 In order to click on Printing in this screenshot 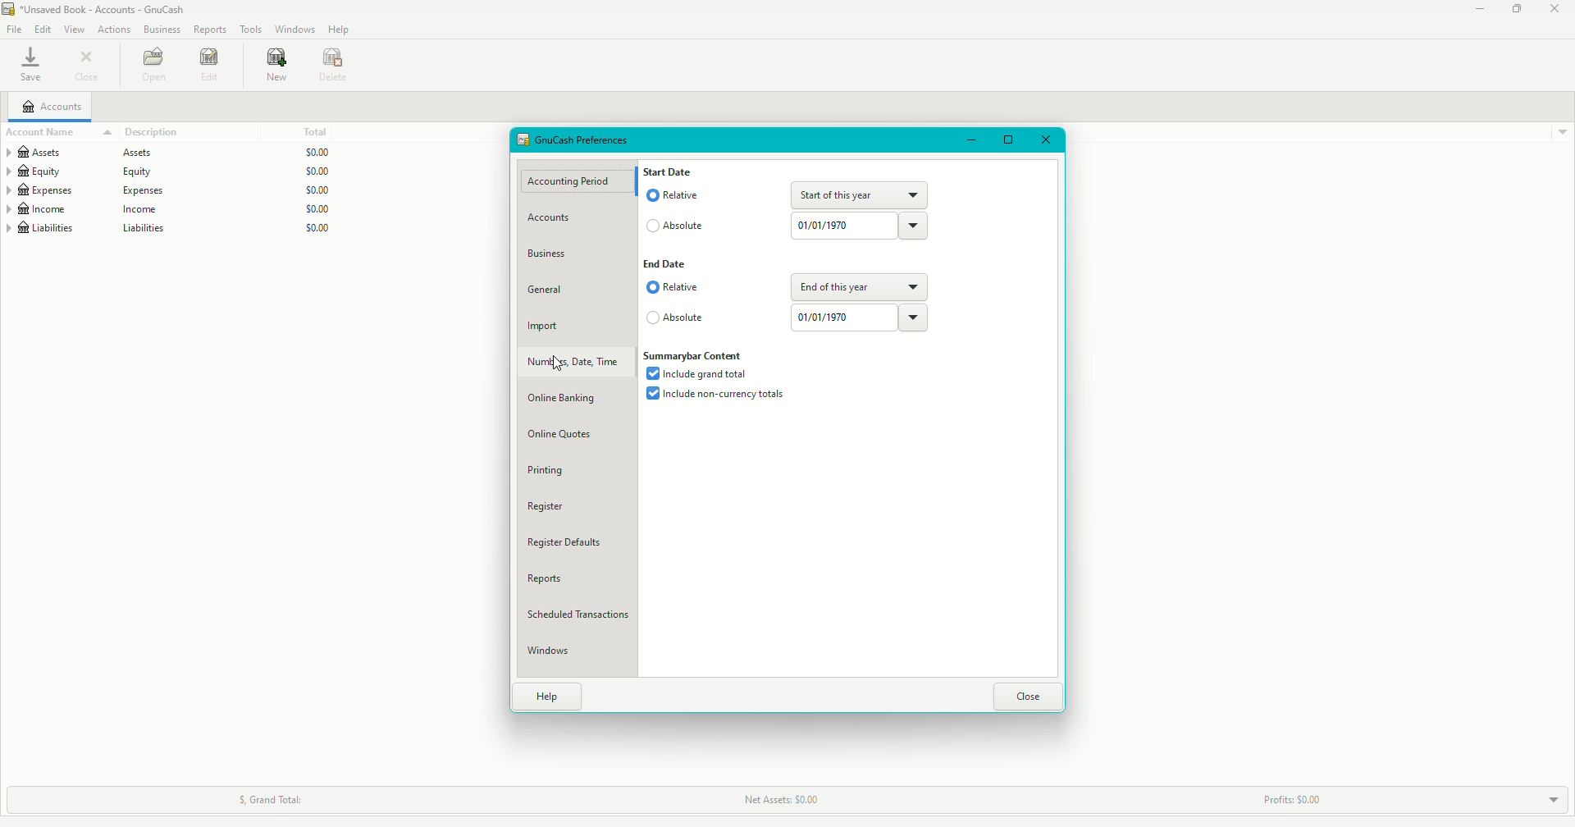, I will do `click(550, 470)`.